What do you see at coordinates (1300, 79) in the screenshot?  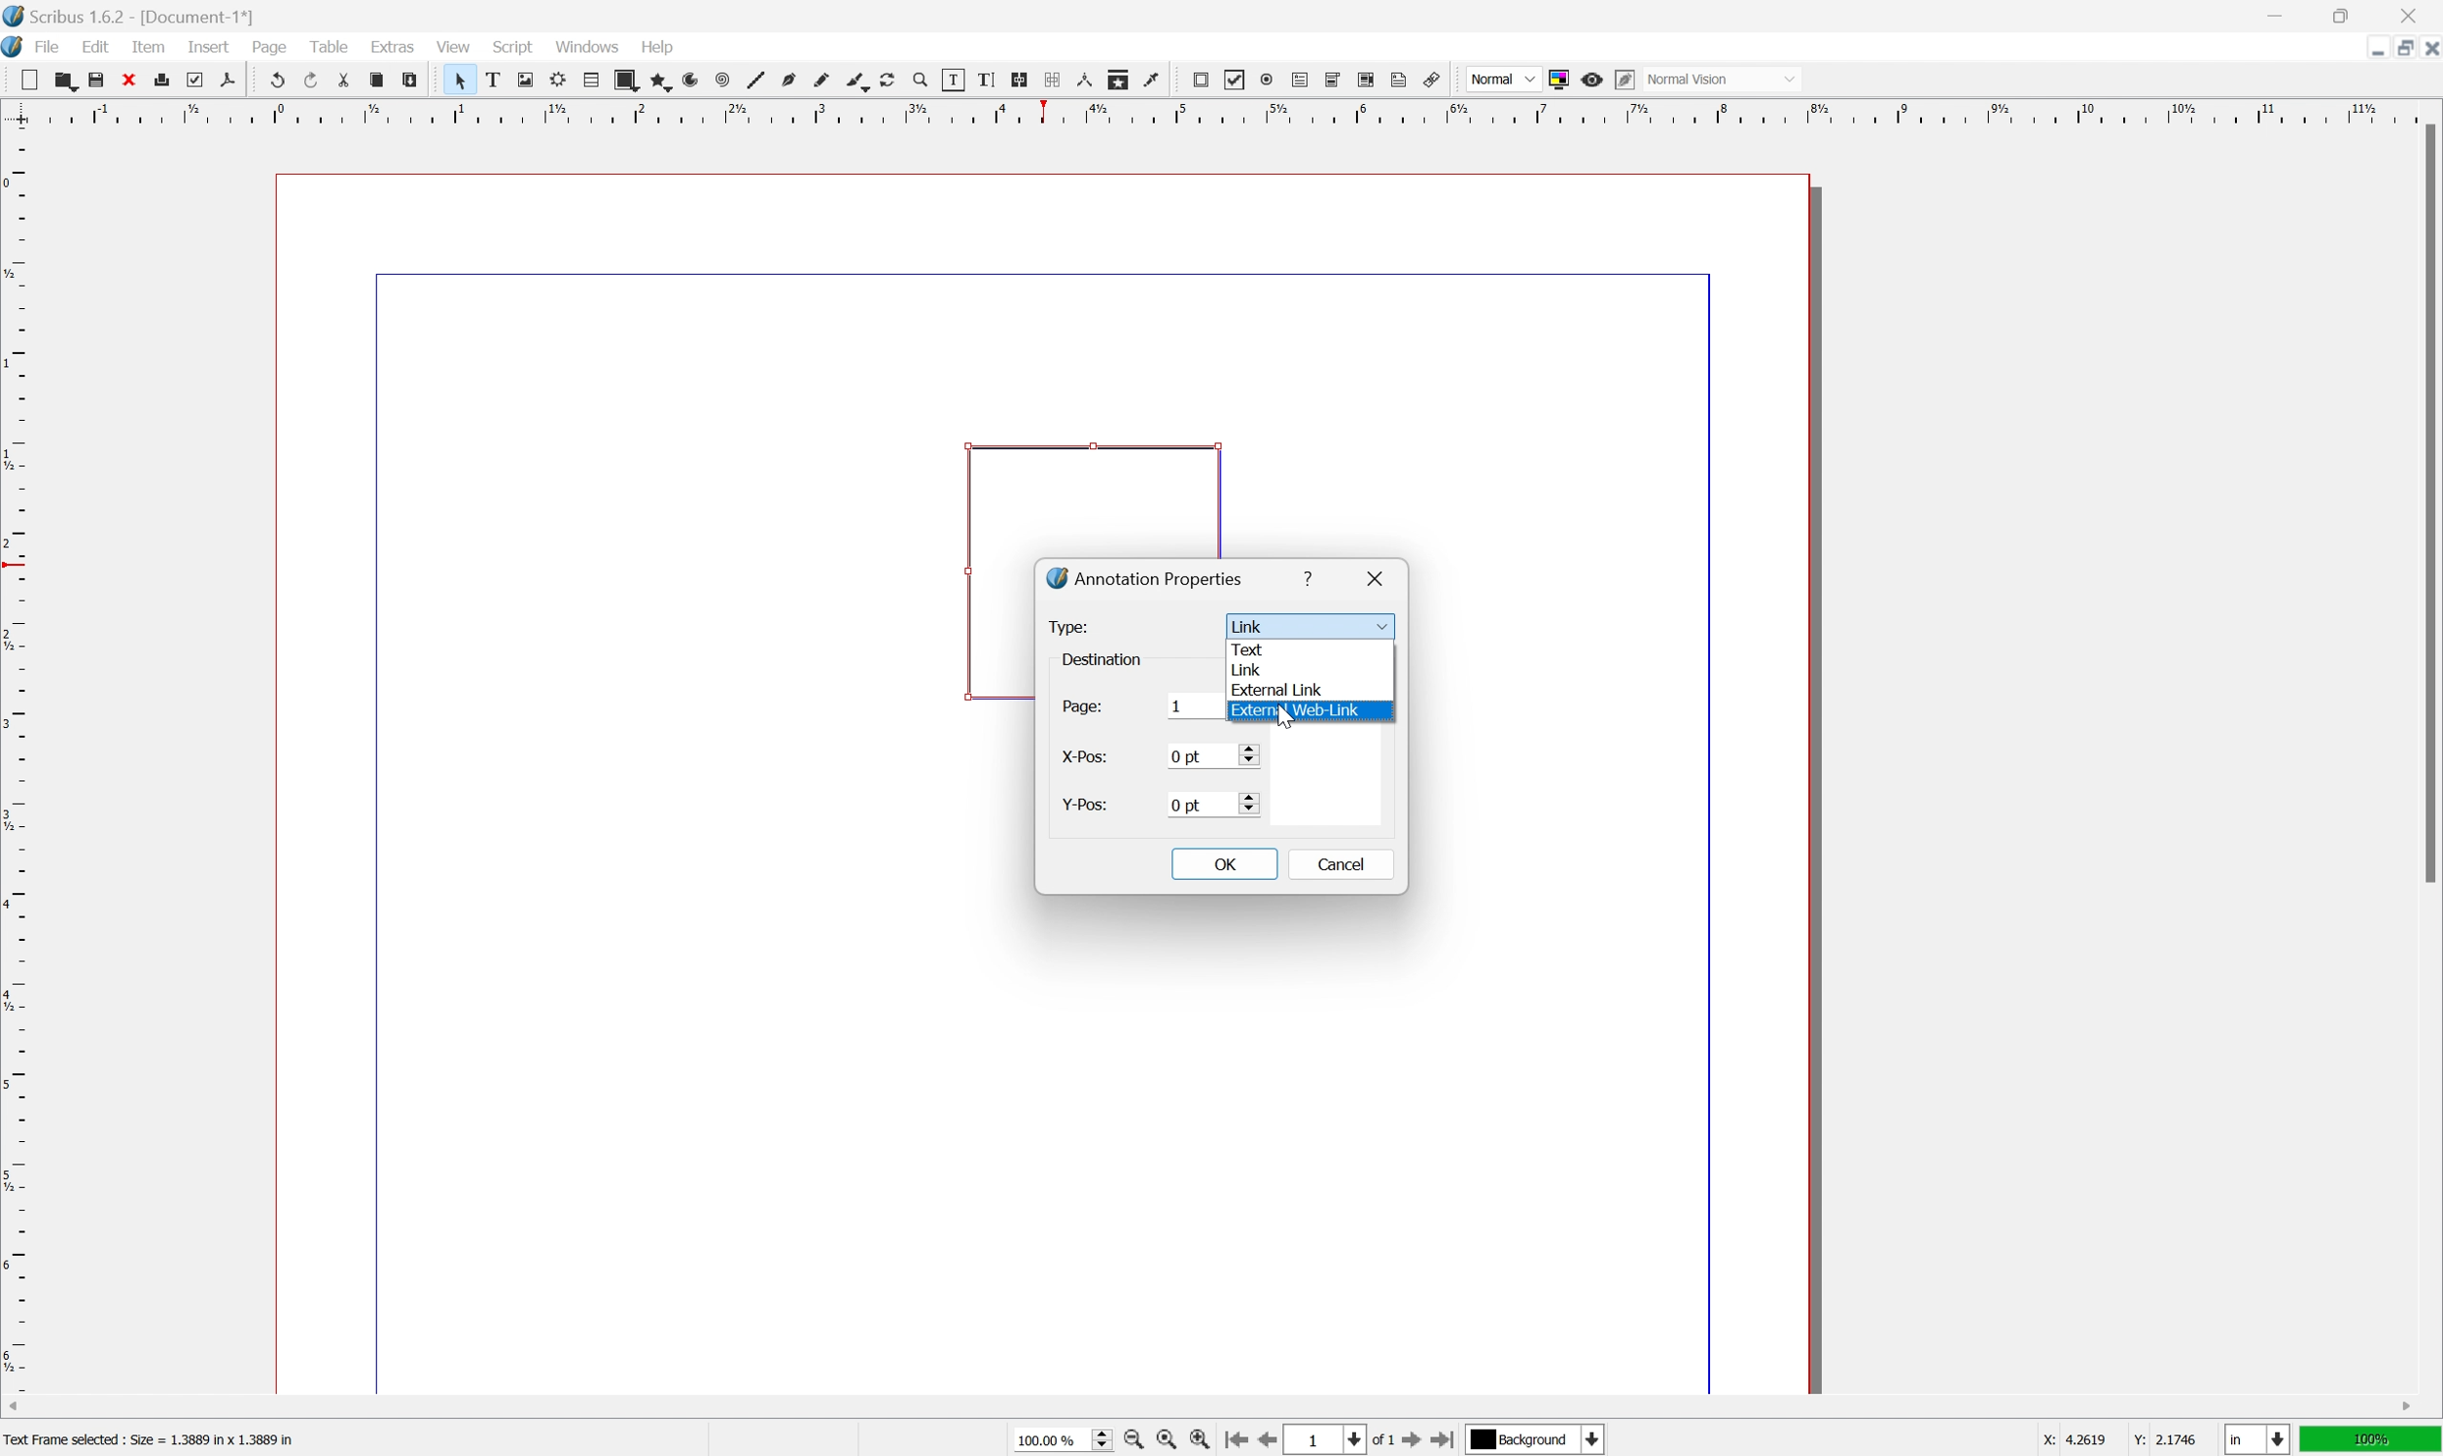 I see `pdf text field` at bounding box center [1300, 79].